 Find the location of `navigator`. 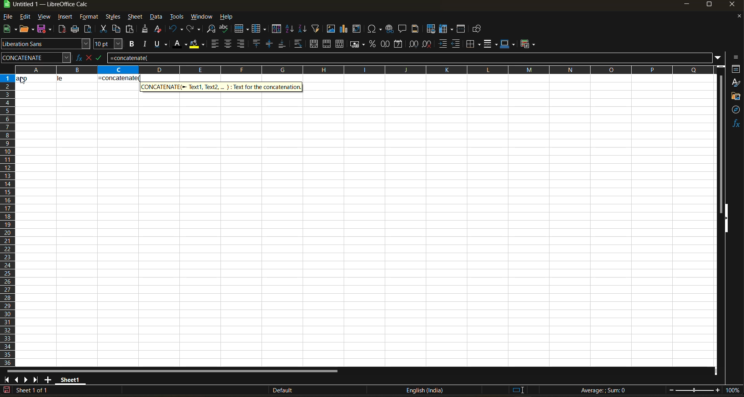

navigator is located at coordinates (736, 110).